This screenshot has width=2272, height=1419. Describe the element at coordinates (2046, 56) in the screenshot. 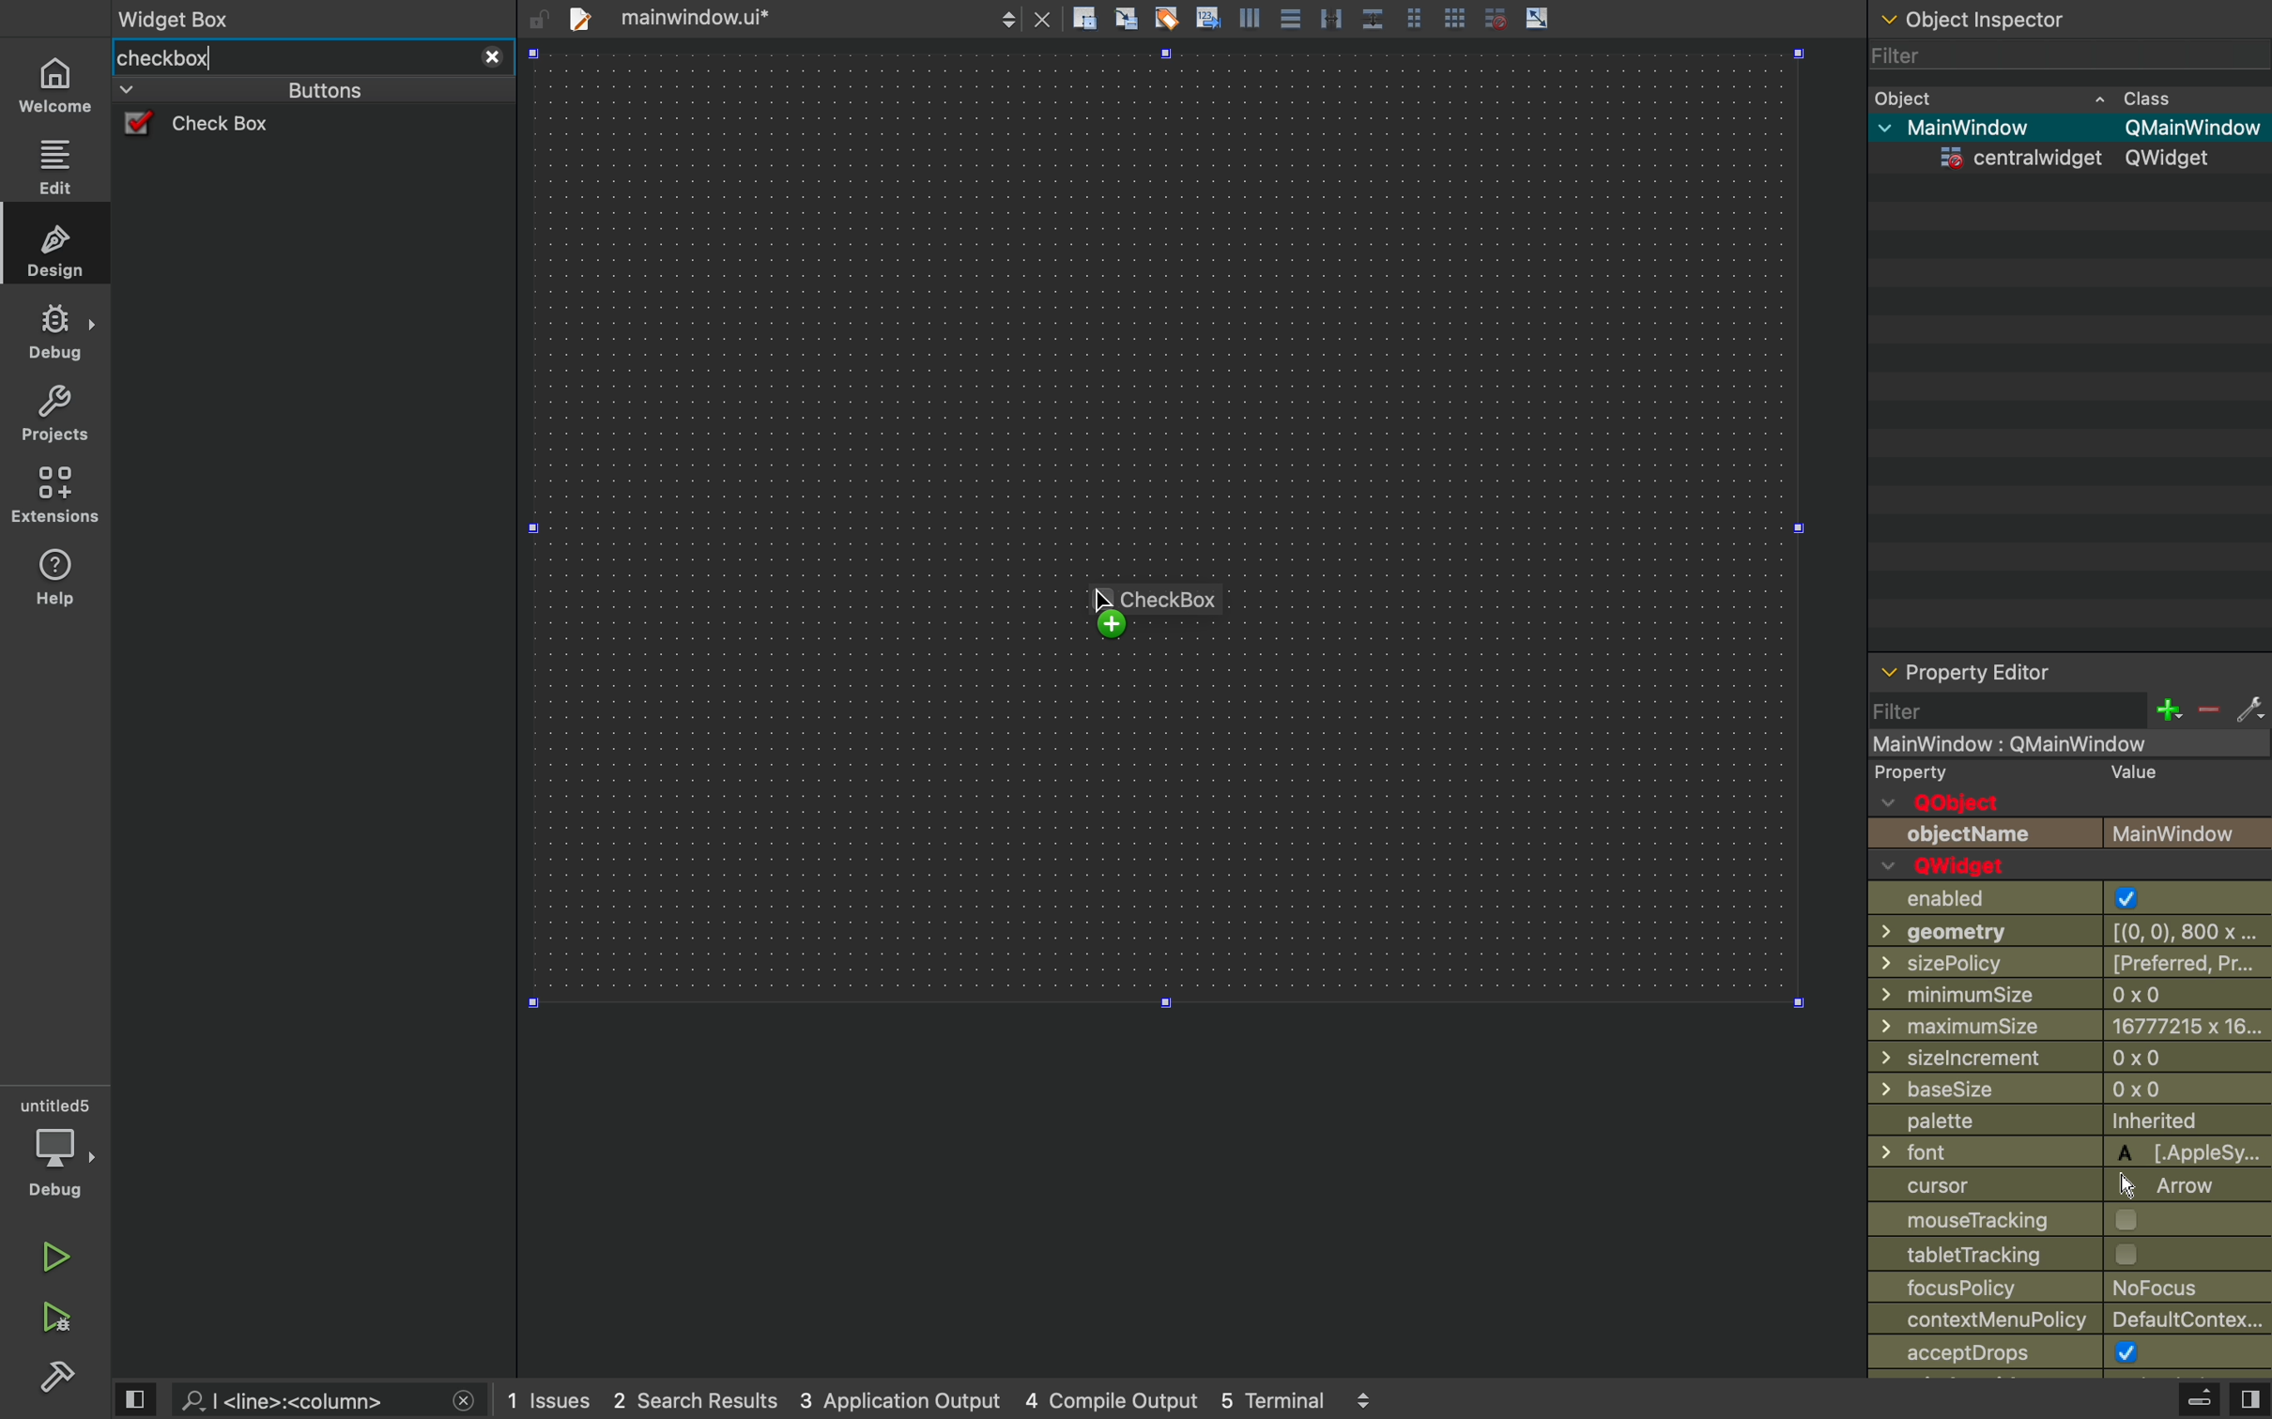

I see `filter` at that location.